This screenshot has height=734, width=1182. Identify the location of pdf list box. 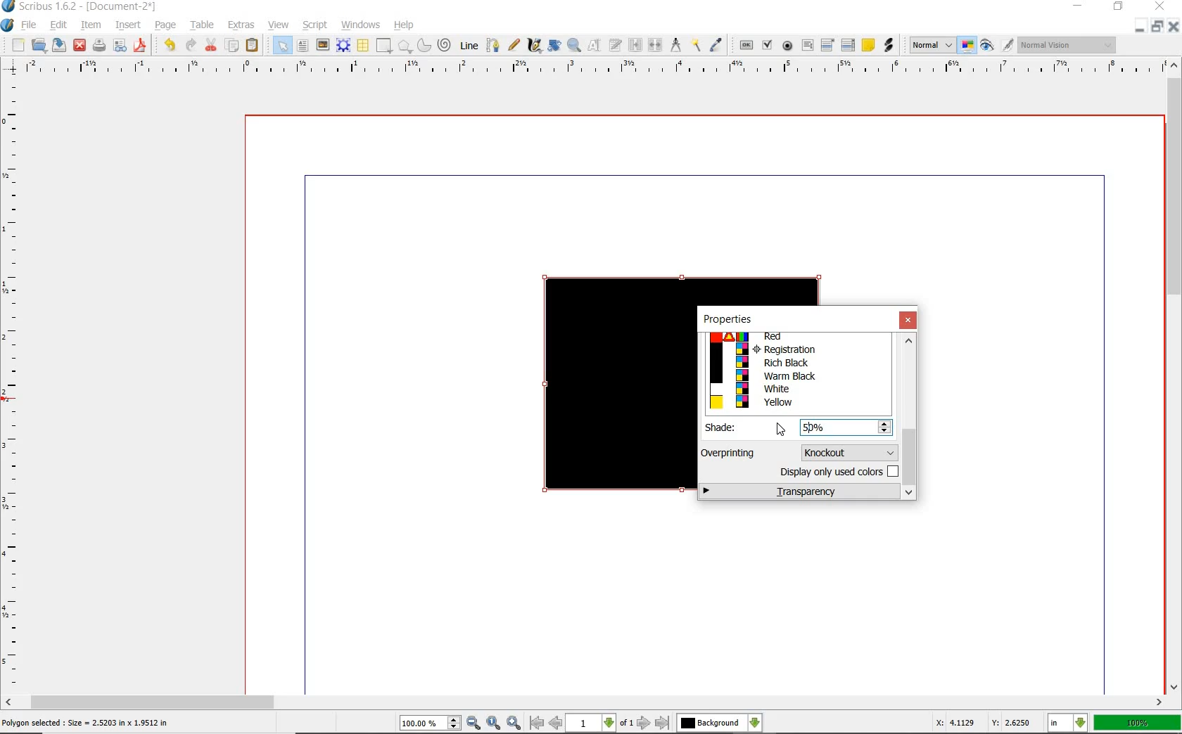
(849, 44).